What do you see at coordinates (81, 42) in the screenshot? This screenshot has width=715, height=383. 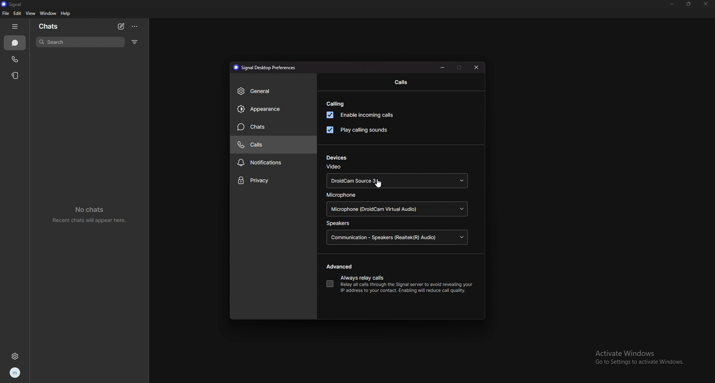 I see `search` at bounding box center [81, 42].